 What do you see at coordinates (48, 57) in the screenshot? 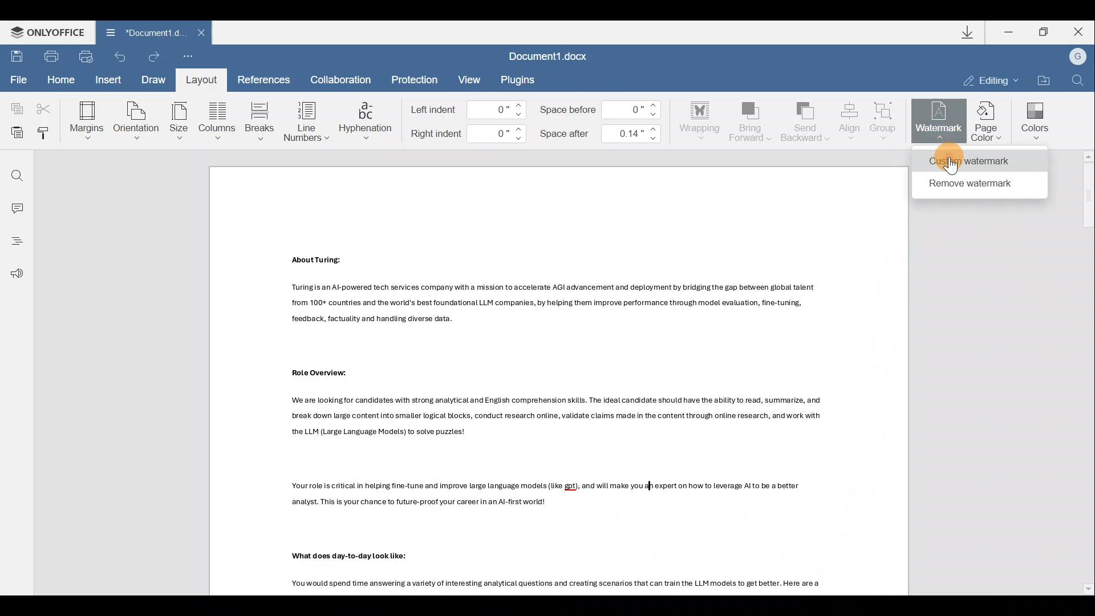
I see `Print file` at bounding box center [48, 57].